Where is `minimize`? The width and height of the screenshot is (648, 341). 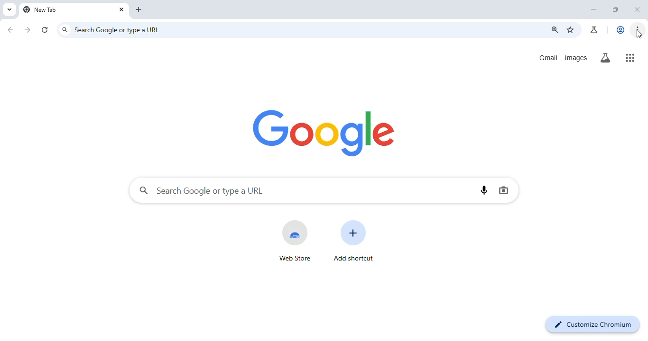 minimize is located at coordinates (593, 9).